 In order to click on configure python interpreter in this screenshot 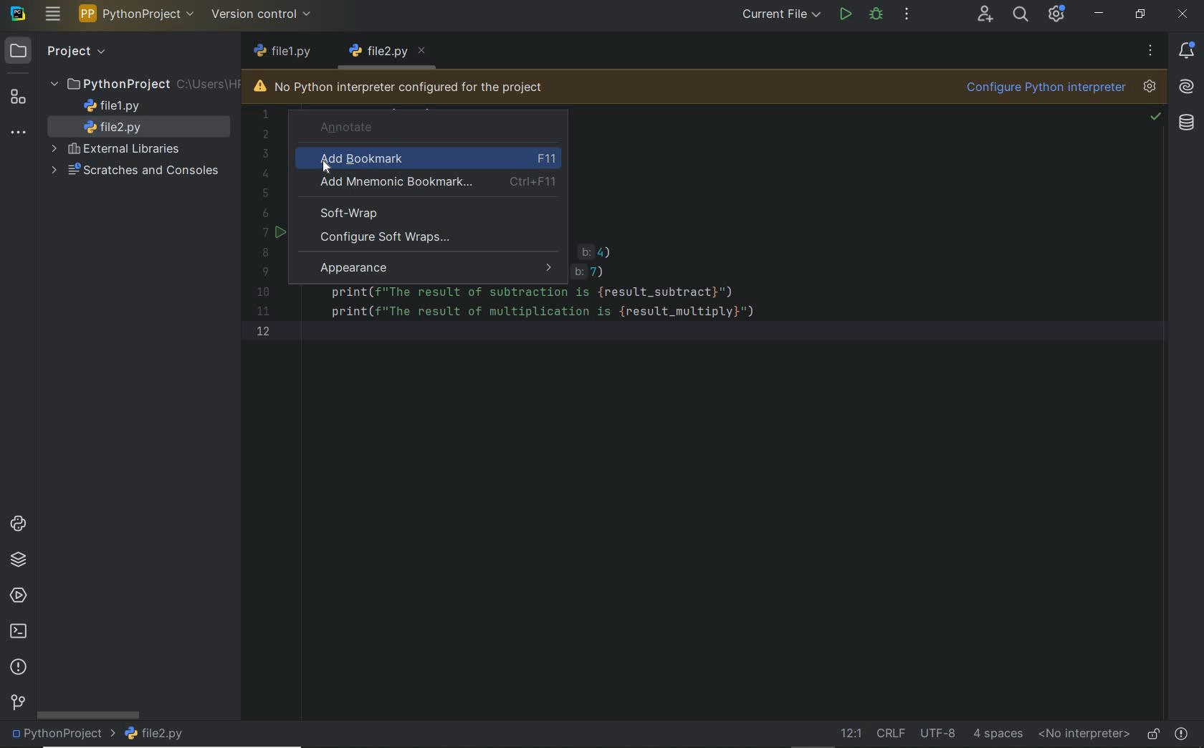, I will do `click(1060, 88)`.